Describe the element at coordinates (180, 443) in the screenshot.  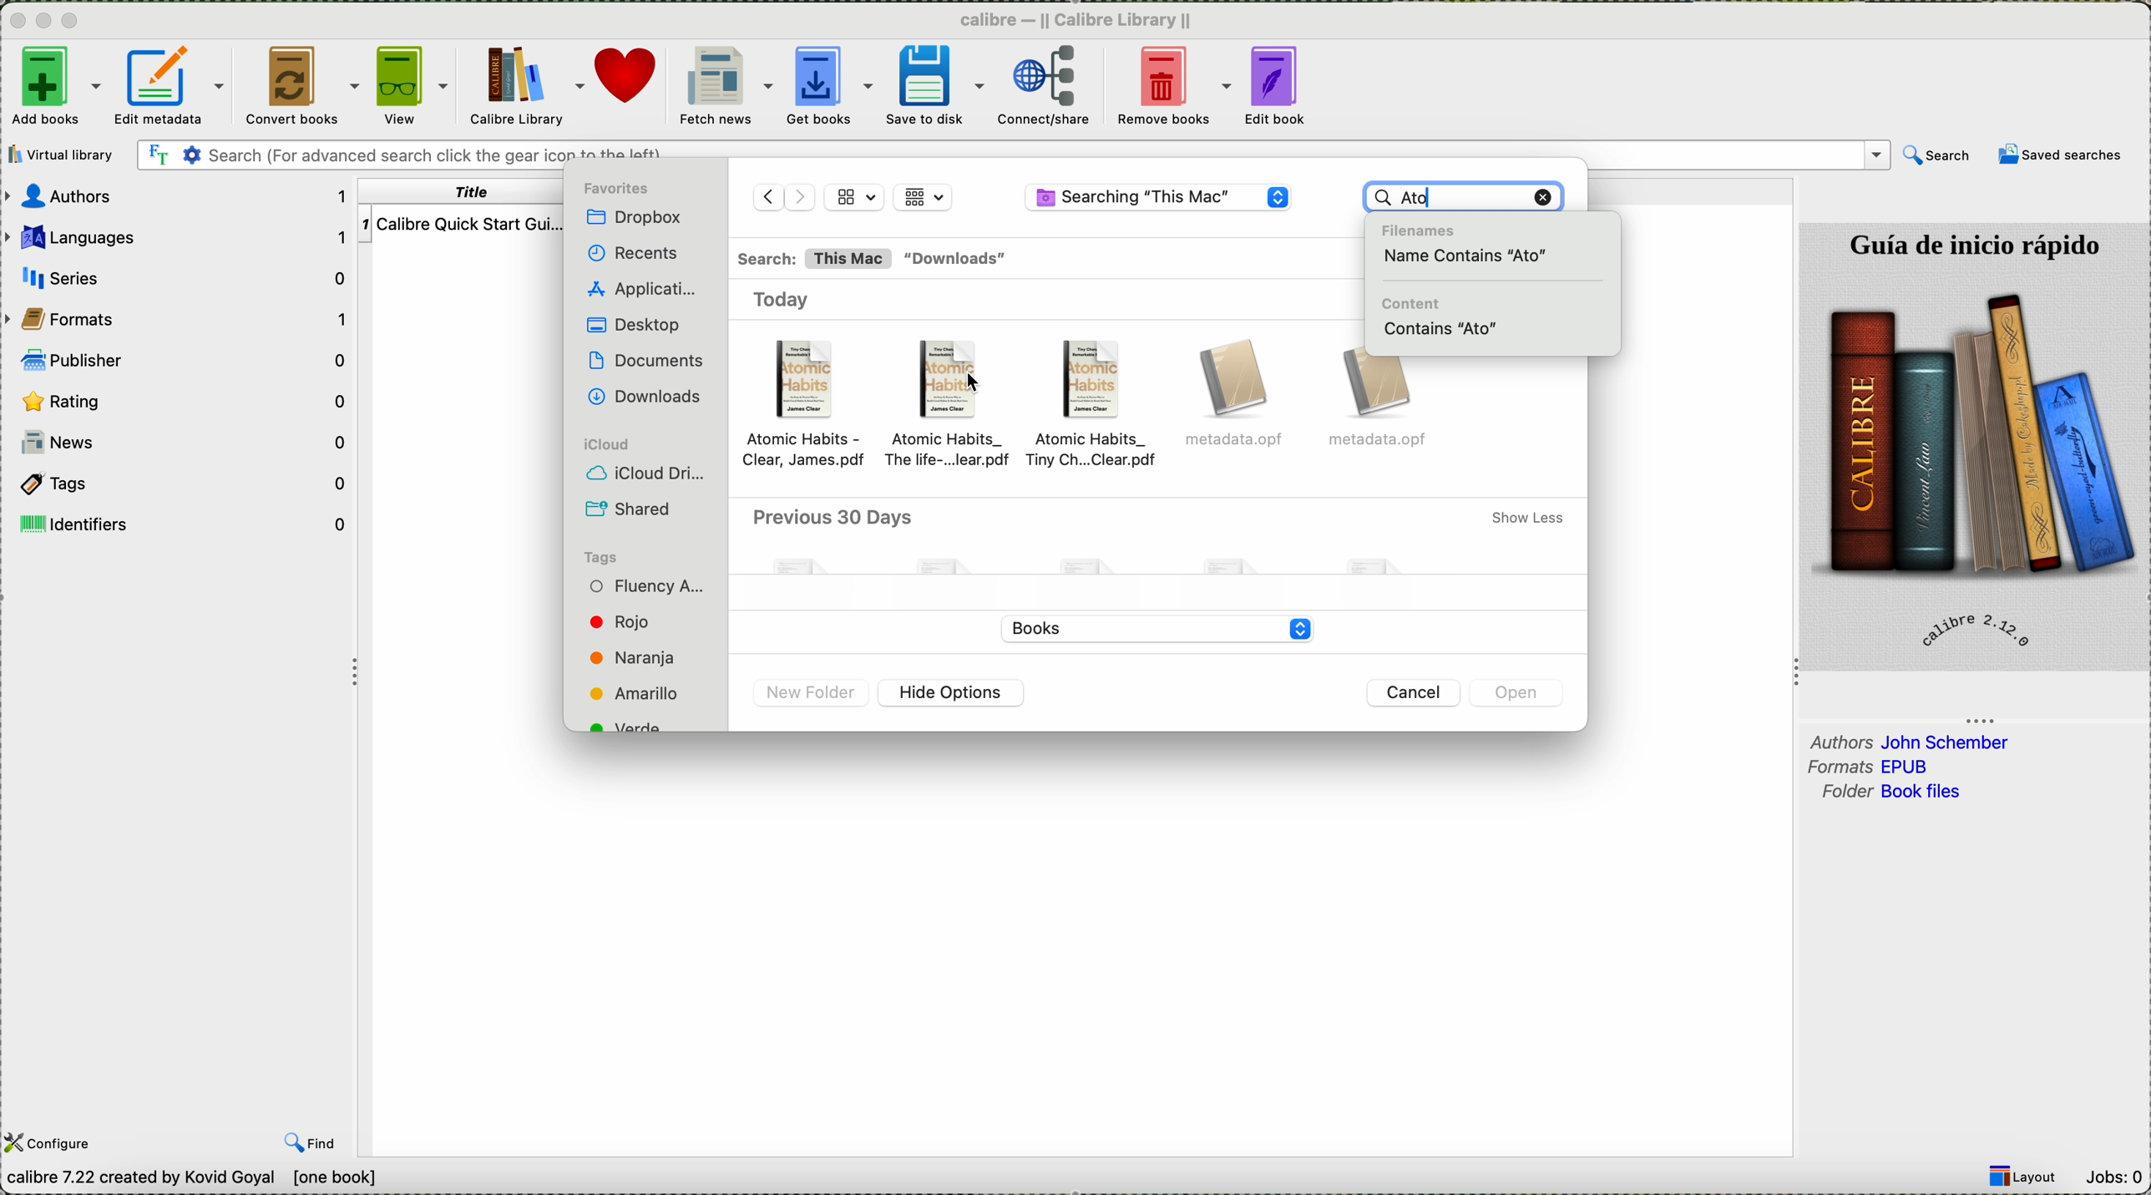
I see `news` at that location.